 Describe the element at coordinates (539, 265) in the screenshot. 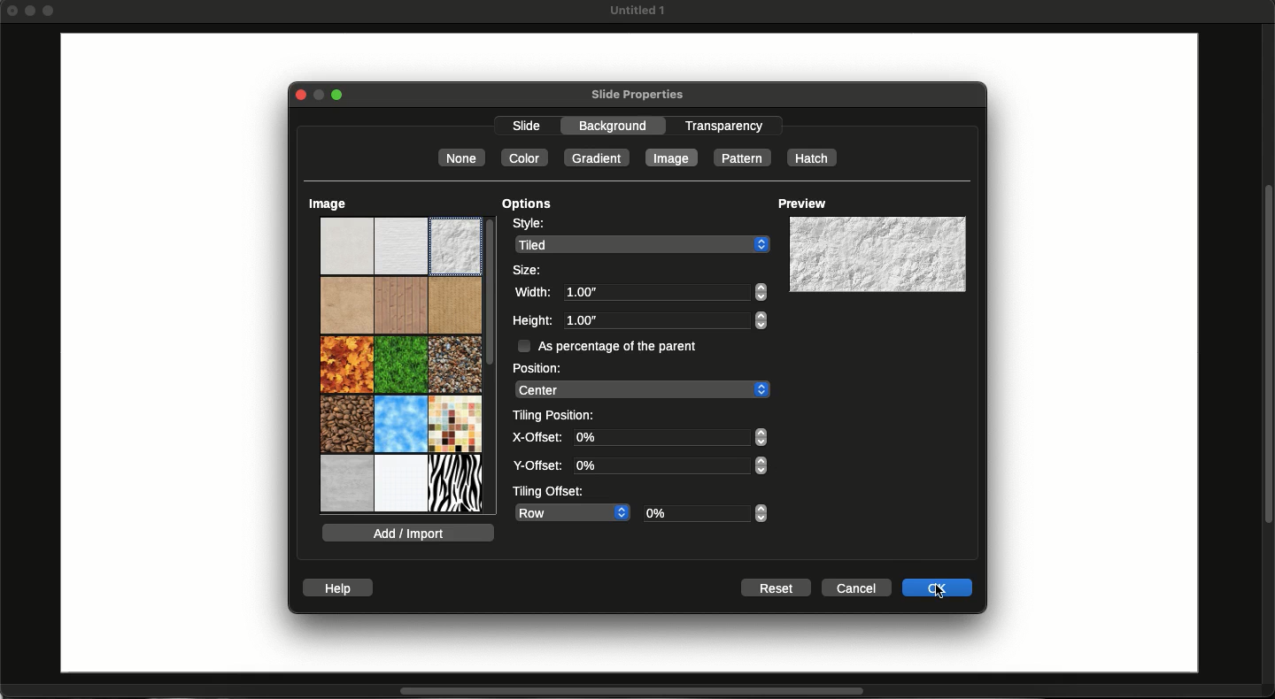

I see `Paper crumpled` at that location.